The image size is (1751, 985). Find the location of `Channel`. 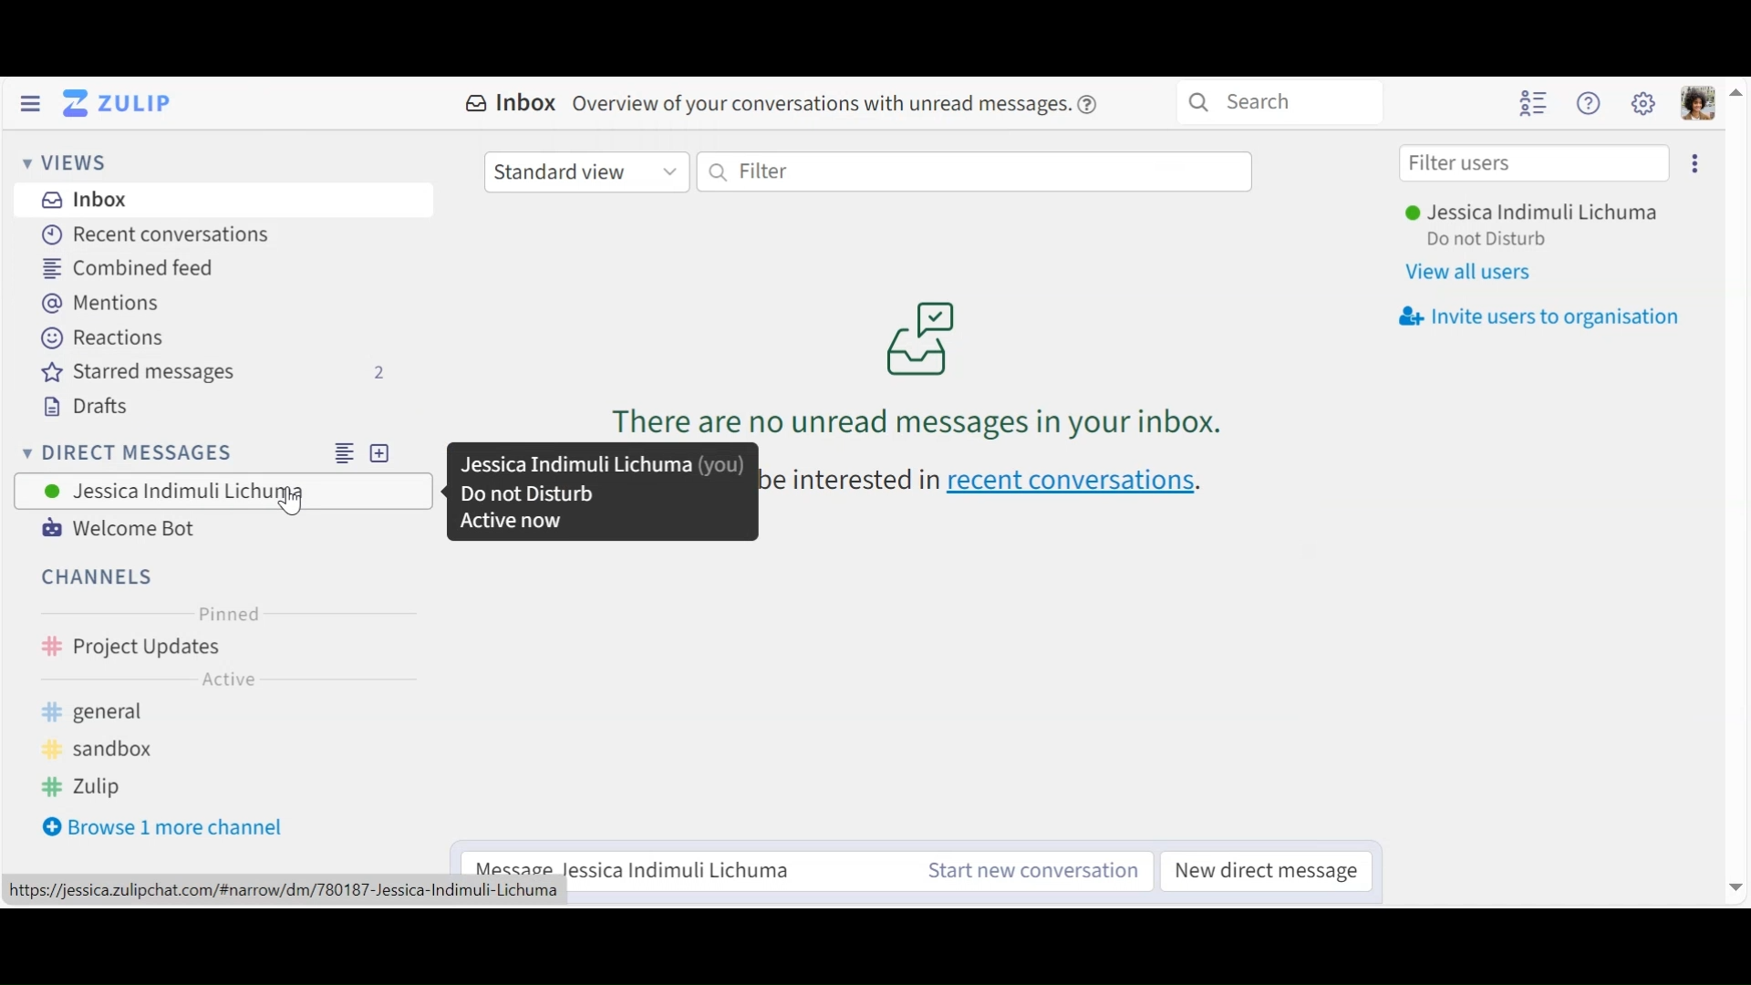

Channel is located at coordinates (223, 648).